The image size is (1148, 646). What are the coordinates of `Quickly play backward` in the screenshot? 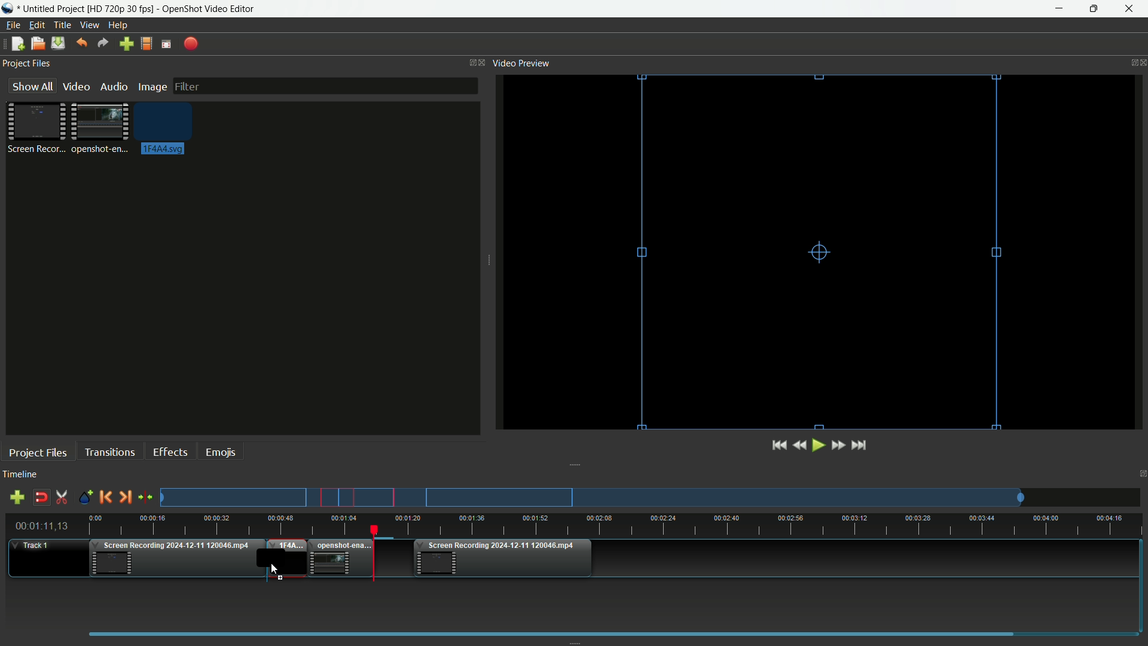 It's located at (802, 445).